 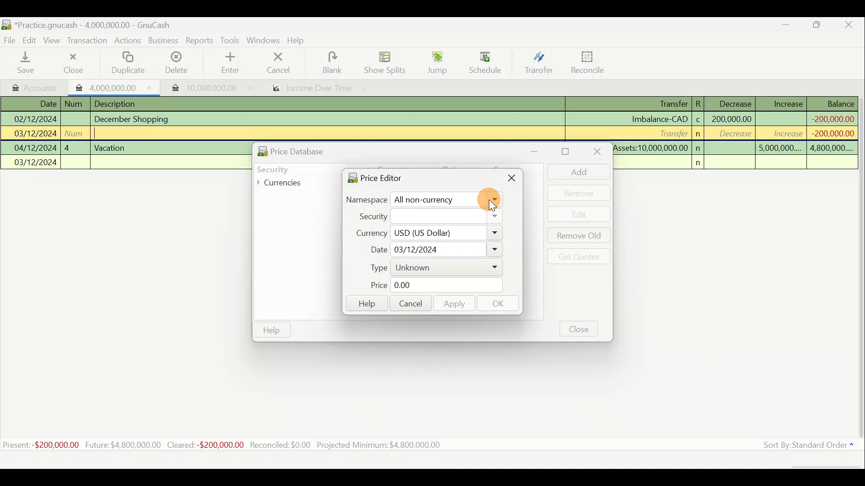 What do you see at coordinates (386, 63) in the screenshot?
I see `Show splits` at bounding box center [386, 63].